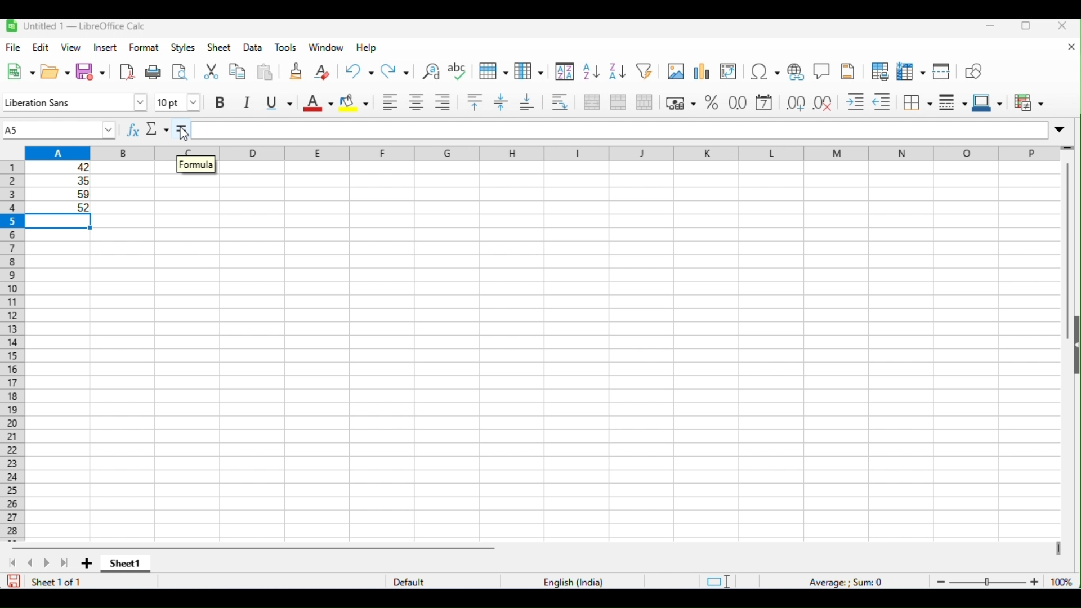 The width and height of the screenshot is (1081, 608). Describe the element at coordinates (158, 129) in the screenshot. I see `select function` at that location.